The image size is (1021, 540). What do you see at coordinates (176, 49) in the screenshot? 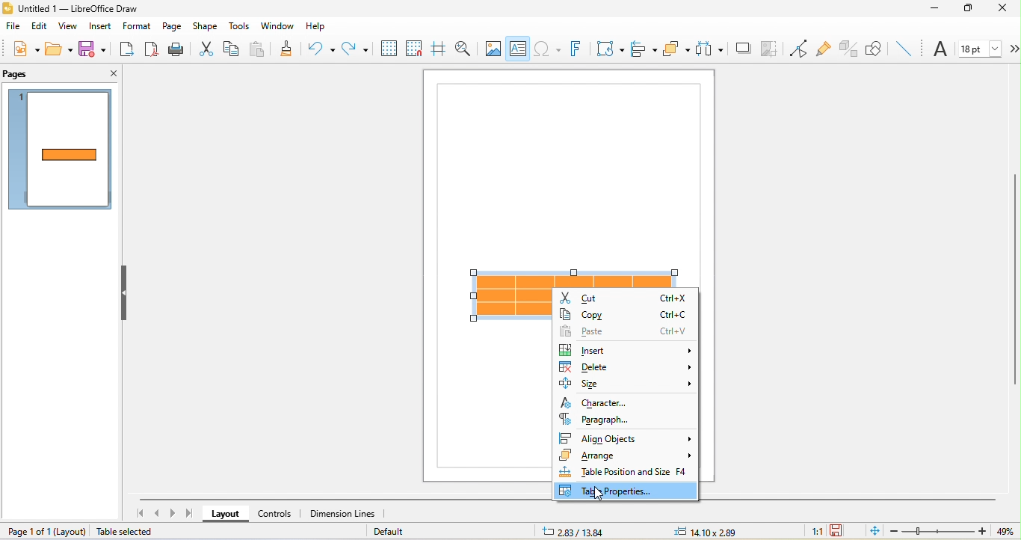
I see `print` at bounding box center [176, 49].